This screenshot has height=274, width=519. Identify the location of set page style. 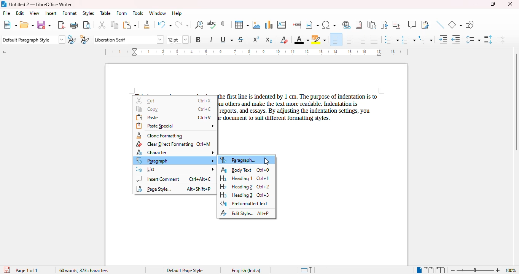
(33, 40).